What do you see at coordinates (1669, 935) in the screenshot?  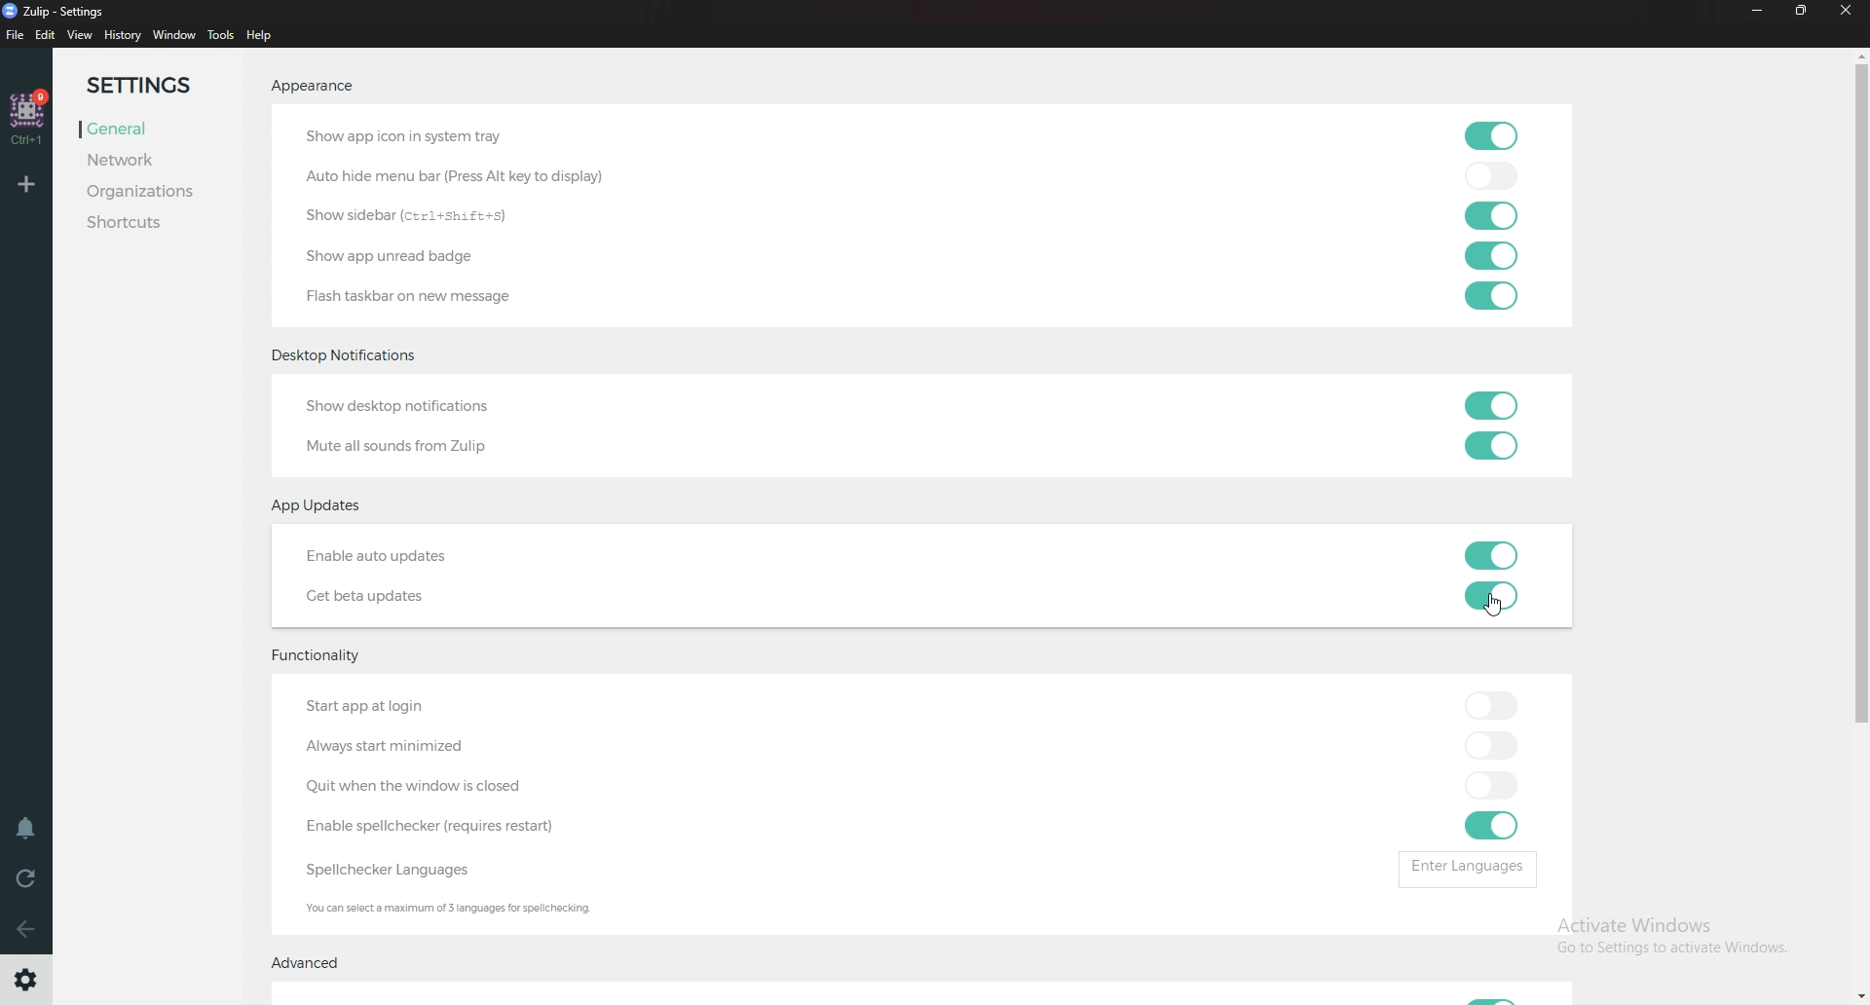 I see `Activate Windows Go to Settings to activate Windows` at bounding box center [1669, 935].